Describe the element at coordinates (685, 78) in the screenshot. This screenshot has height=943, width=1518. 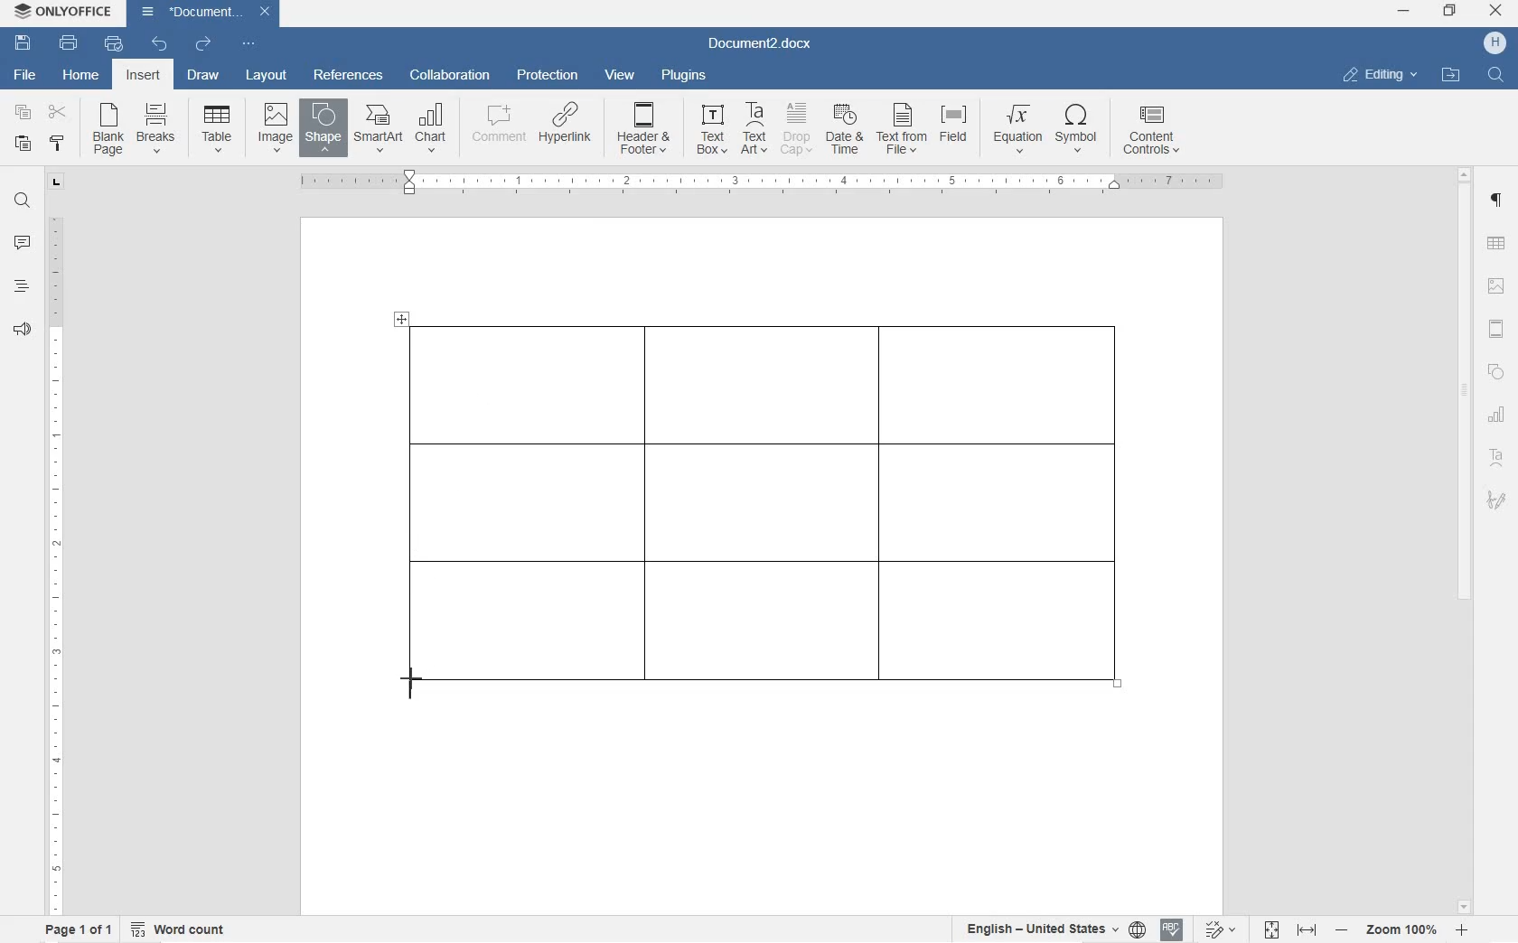
I see `plugins` at that location.